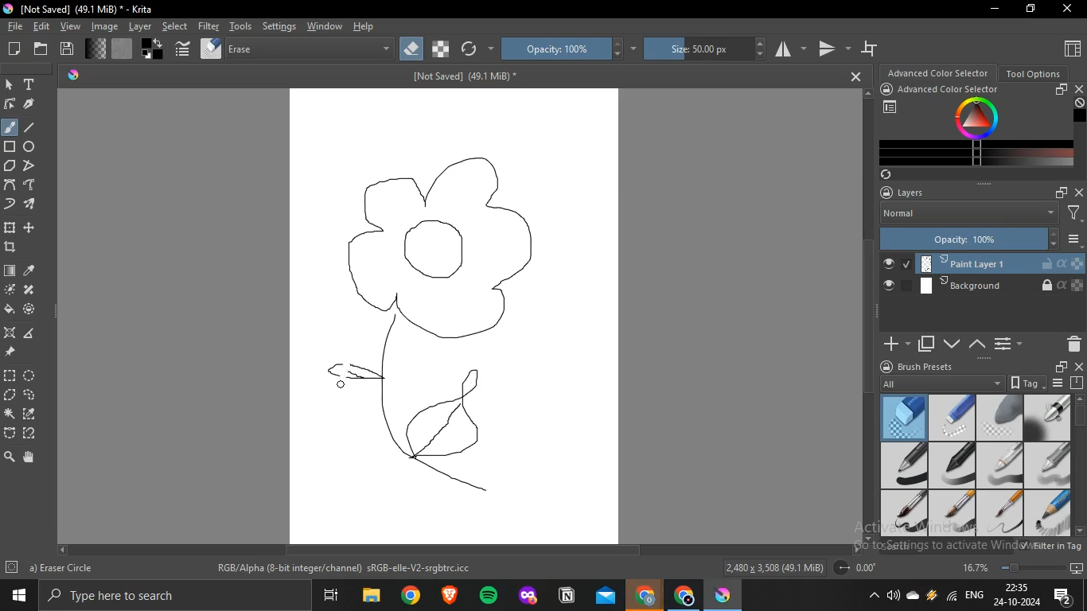 This screenshot has height=611, width=1087. What do you see at coordinates (1068, 8) in the screenshot?
I see `Close` at bounding box center [1068, 8].